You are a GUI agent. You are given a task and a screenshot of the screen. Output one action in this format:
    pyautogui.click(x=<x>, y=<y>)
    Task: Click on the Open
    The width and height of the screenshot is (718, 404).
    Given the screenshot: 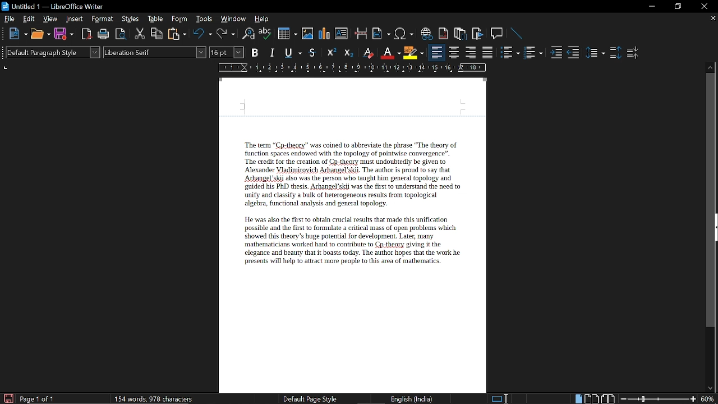 What is the action you would take?
    pyautogui.click(x=40, y=34)
    